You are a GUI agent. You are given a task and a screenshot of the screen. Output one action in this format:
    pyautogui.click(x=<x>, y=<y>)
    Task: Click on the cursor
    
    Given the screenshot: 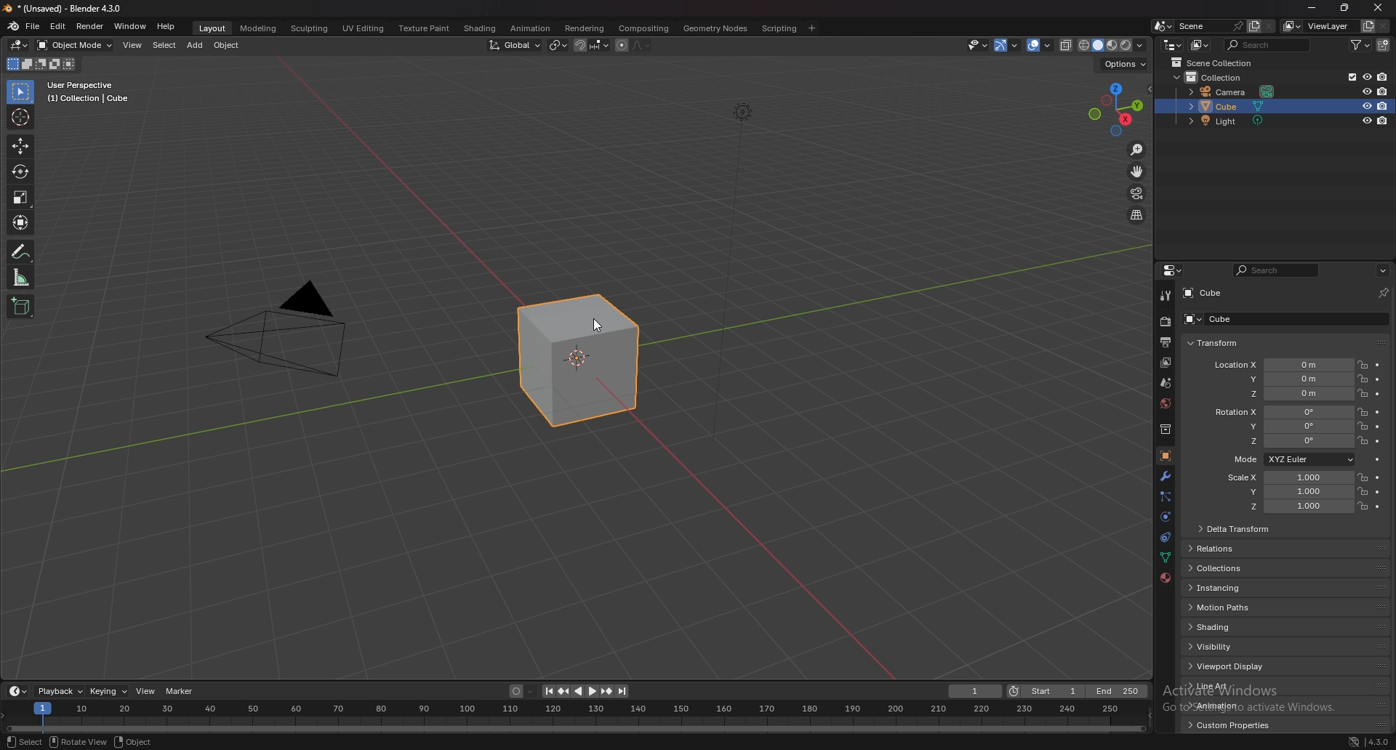 What is the action you would take?
    pyautogui.click(x=608, y=327)
    